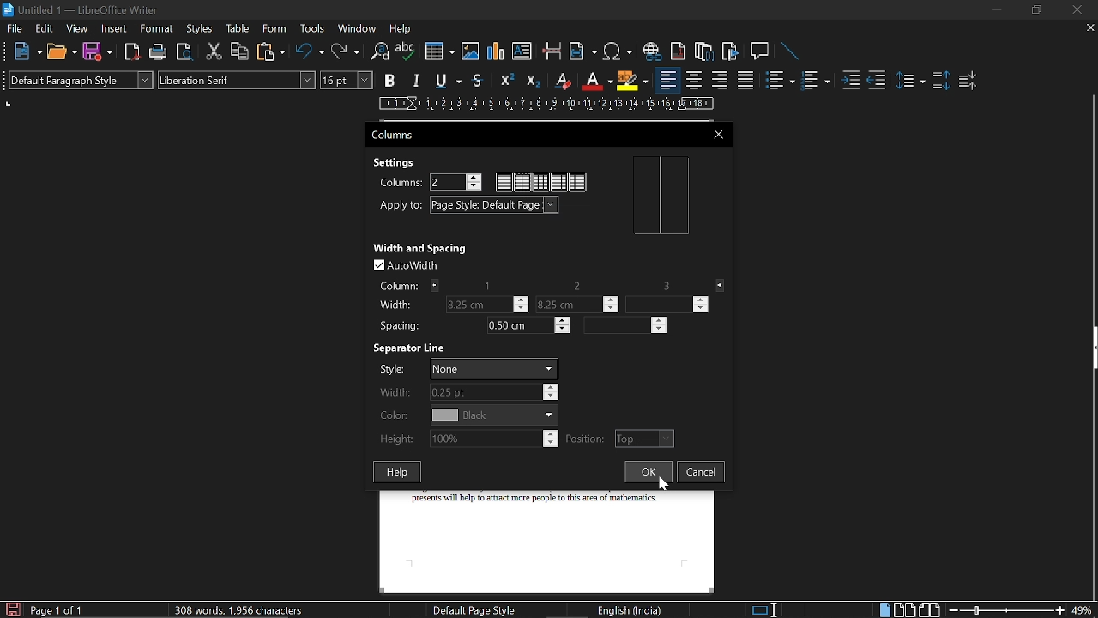 The height and width of the screenshot is (618, 1098). I want to click on Width column 2, so click(579, 306).